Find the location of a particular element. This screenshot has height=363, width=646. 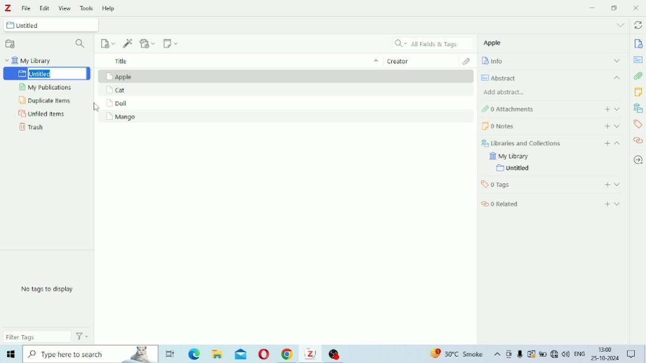

 is located at coordinates (194, 354).